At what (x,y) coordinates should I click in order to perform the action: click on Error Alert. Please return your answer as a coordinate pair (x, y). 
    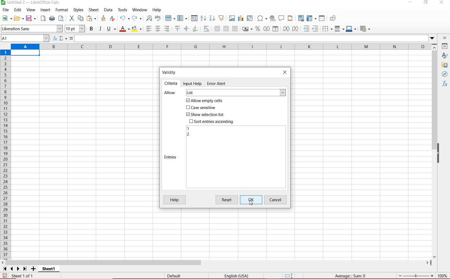
    Looking at the image, I should click on (219, 83).